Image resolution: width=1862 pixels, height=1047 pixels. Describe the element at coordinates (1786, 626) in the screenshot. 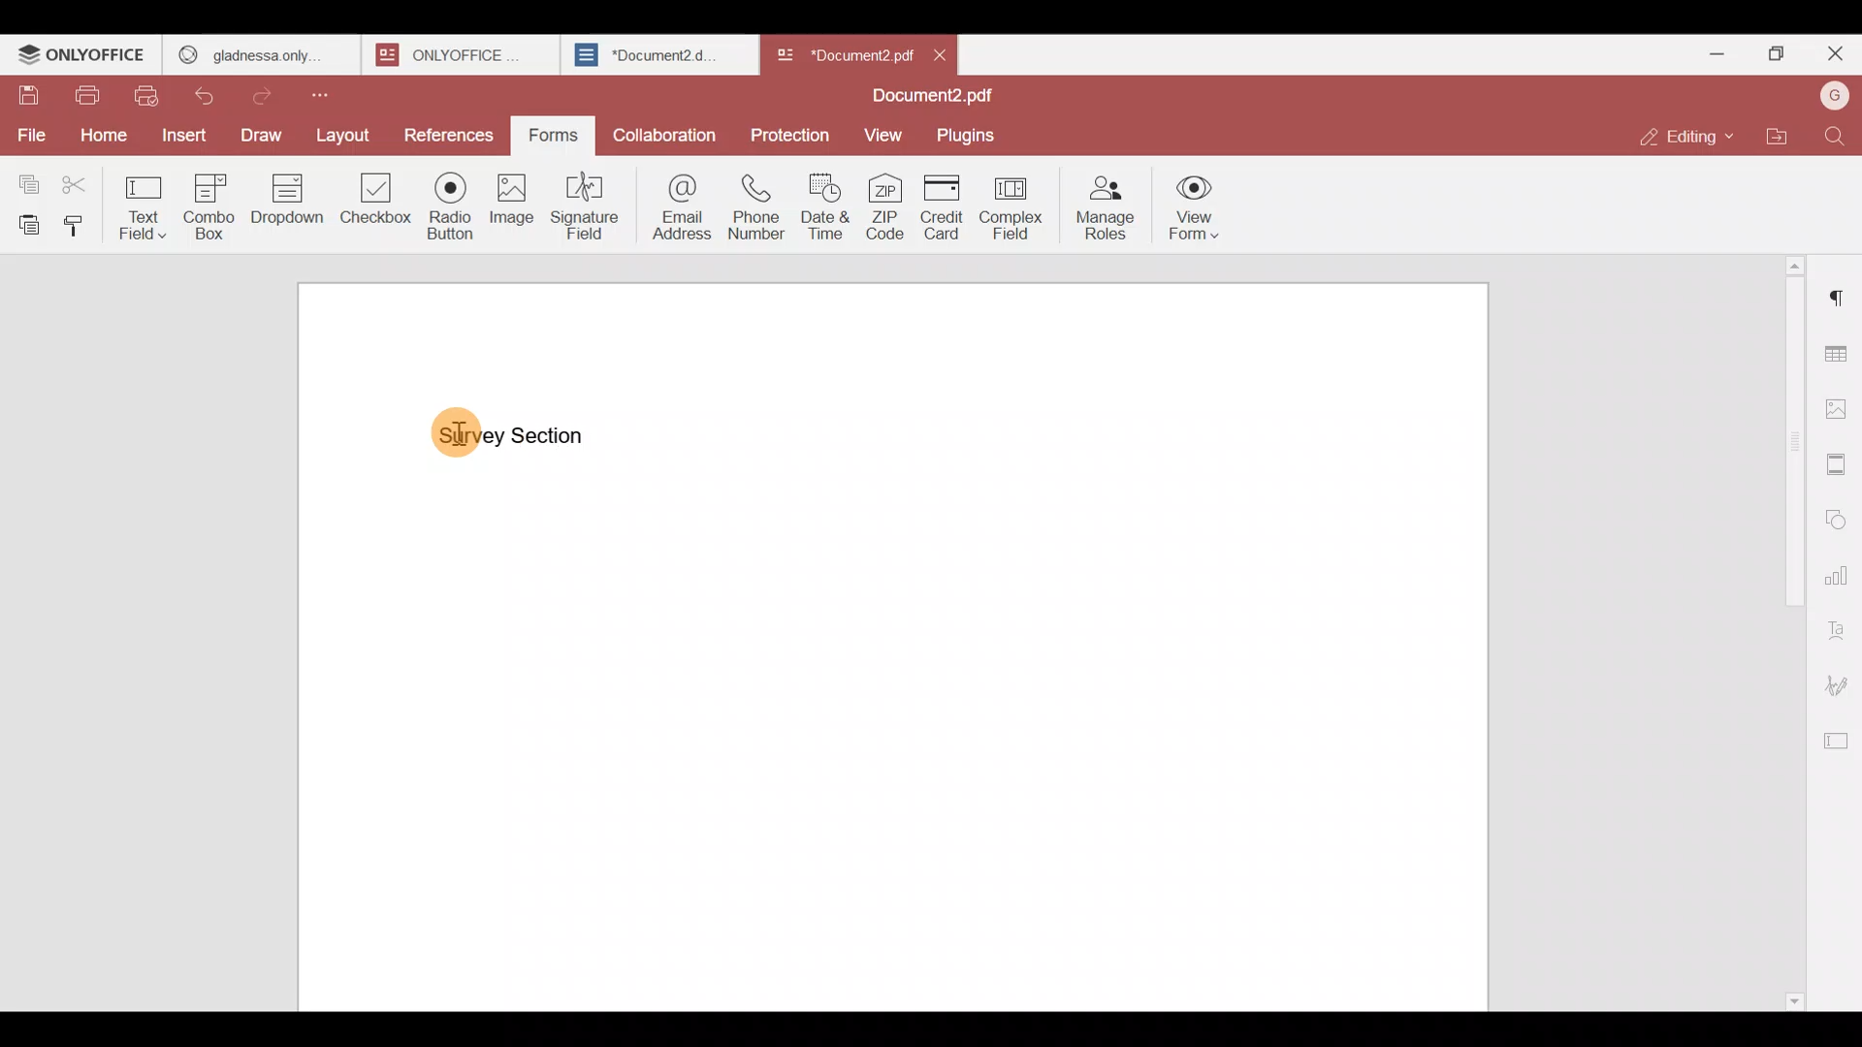

I see `Scroll bar` at that location.